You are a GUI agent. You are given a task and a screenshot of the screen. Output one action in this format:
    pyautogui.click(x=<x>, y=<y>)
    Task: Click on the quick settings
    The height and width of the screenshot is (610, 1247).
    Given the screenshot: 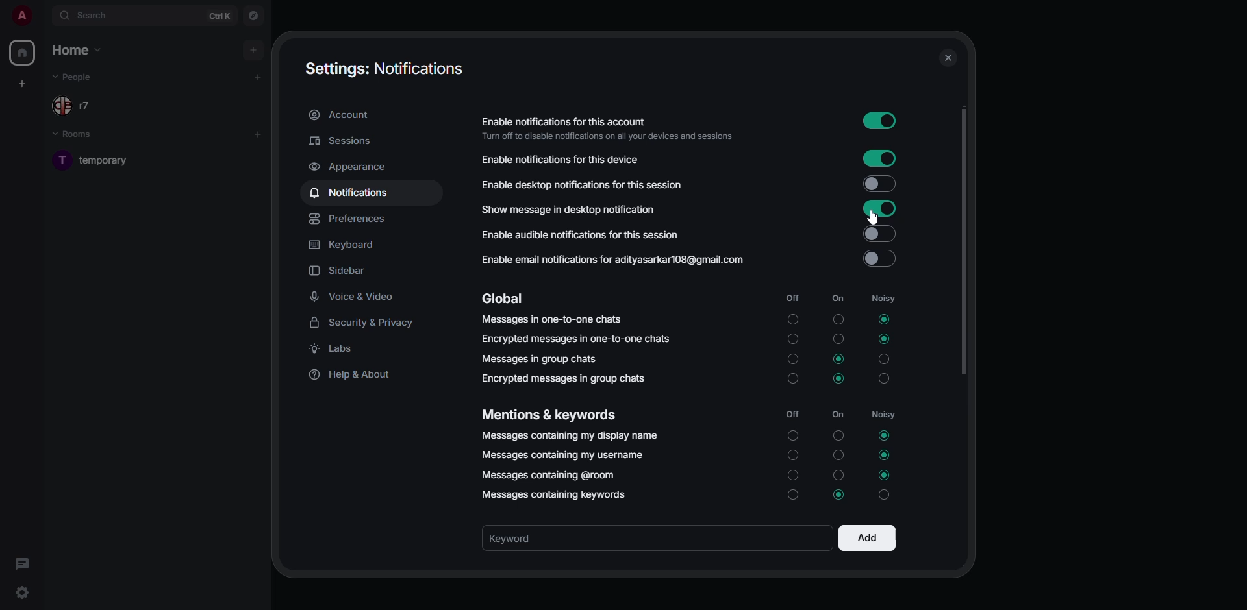 What is the action you would take?
    pyautogui.click(x=23, y=592)
    